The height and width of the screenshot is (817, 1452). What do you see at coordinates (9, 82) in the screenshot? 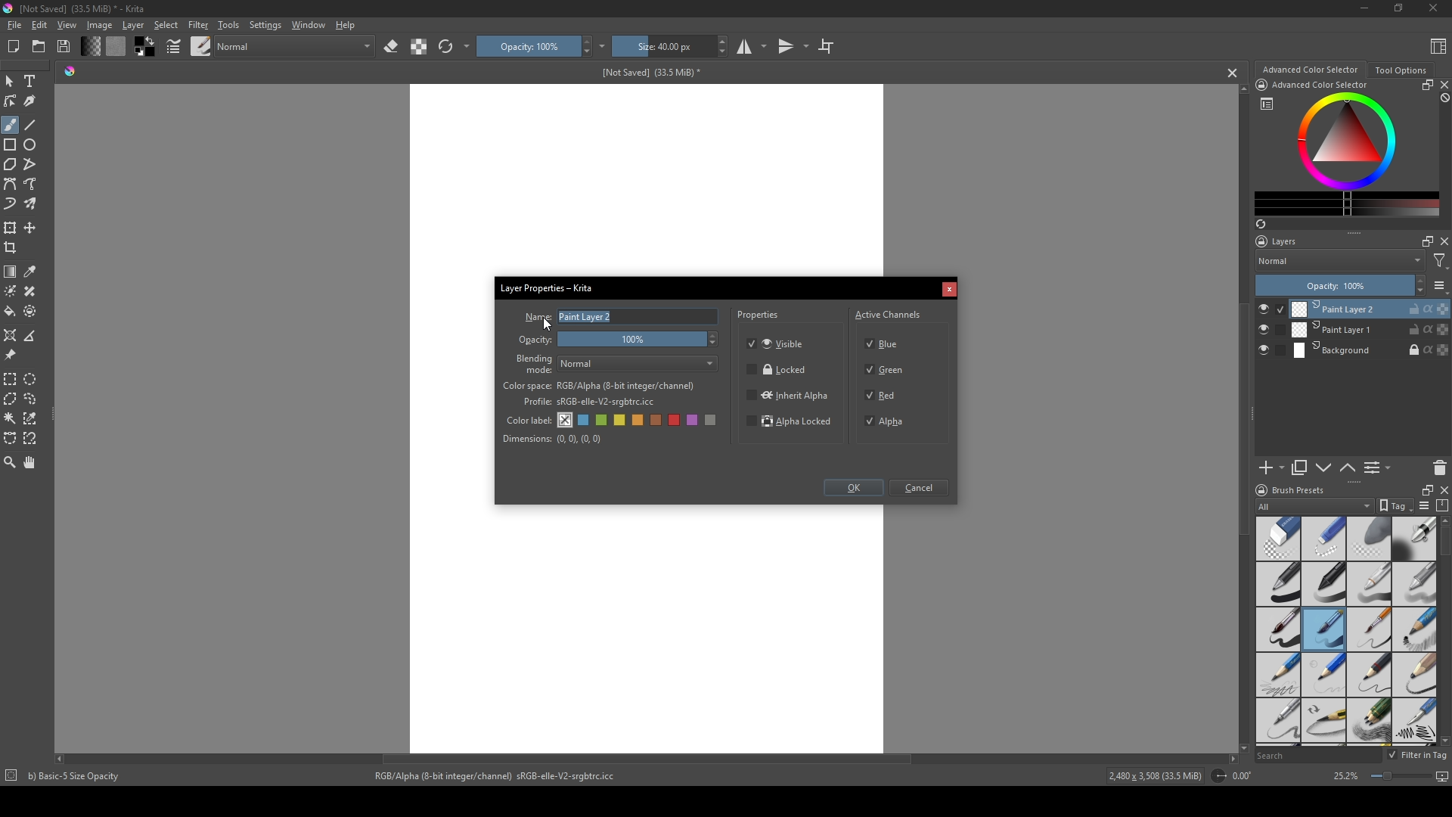
I see `mouse` at bounding box center [9, 82].